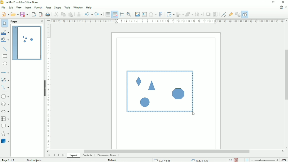 The width and height of the screenshot is (288, 162). Describe the element at coordinates (63, 155) in the screenshot. I see `Scroll to last page` at that location.